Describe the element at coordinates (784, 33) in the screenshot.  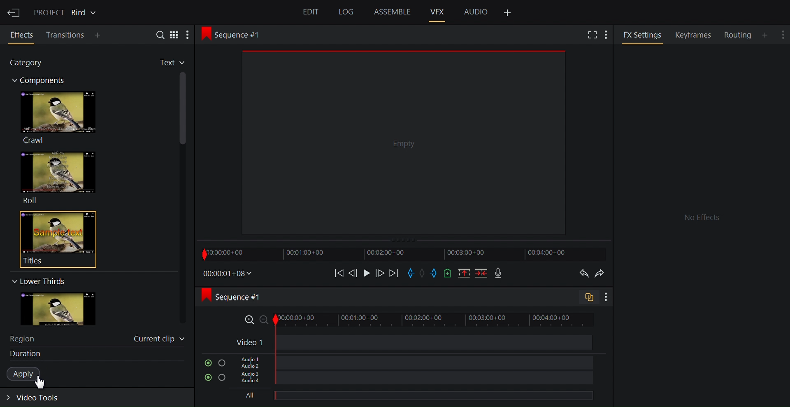
I see `Show settings menu` at that location.